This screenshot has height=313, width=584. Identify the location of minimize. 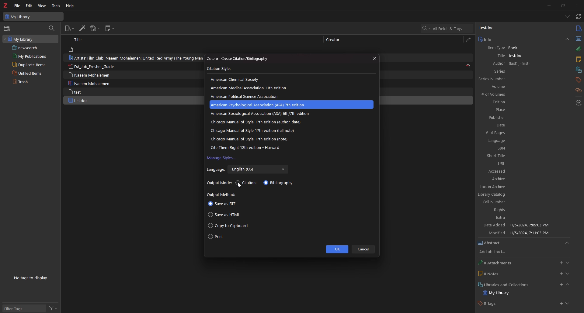
(547, 5).